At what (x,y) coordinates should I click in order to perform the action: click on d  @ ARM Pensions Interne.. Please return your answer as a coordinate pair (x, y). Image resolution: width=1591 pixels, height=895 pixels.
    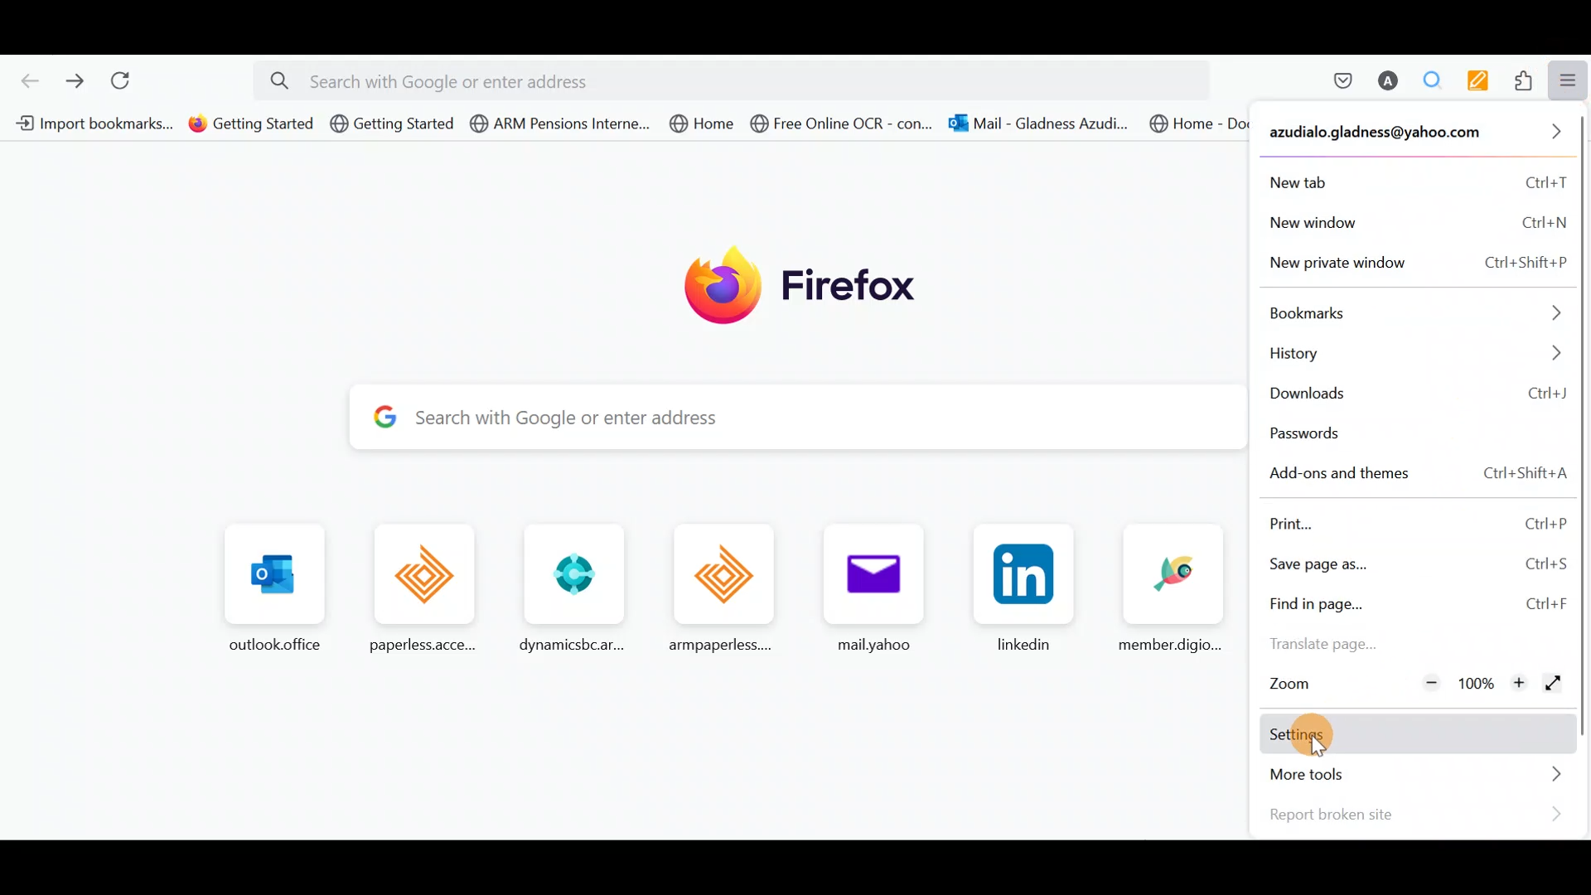
    Looking at the image, I should click on (557, 124).